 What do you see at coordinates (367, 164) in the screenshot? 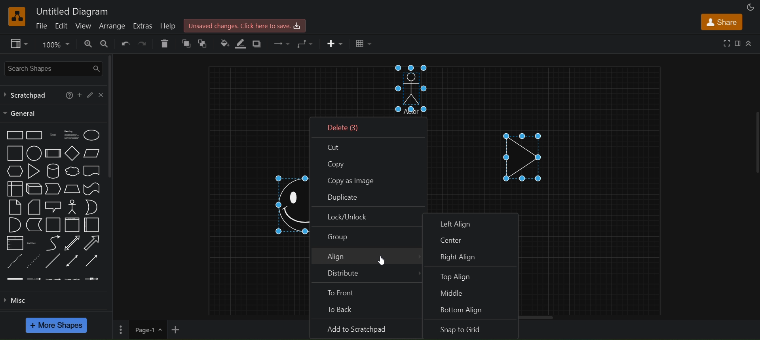
I see `copy ` at bounding box center [367, 164].